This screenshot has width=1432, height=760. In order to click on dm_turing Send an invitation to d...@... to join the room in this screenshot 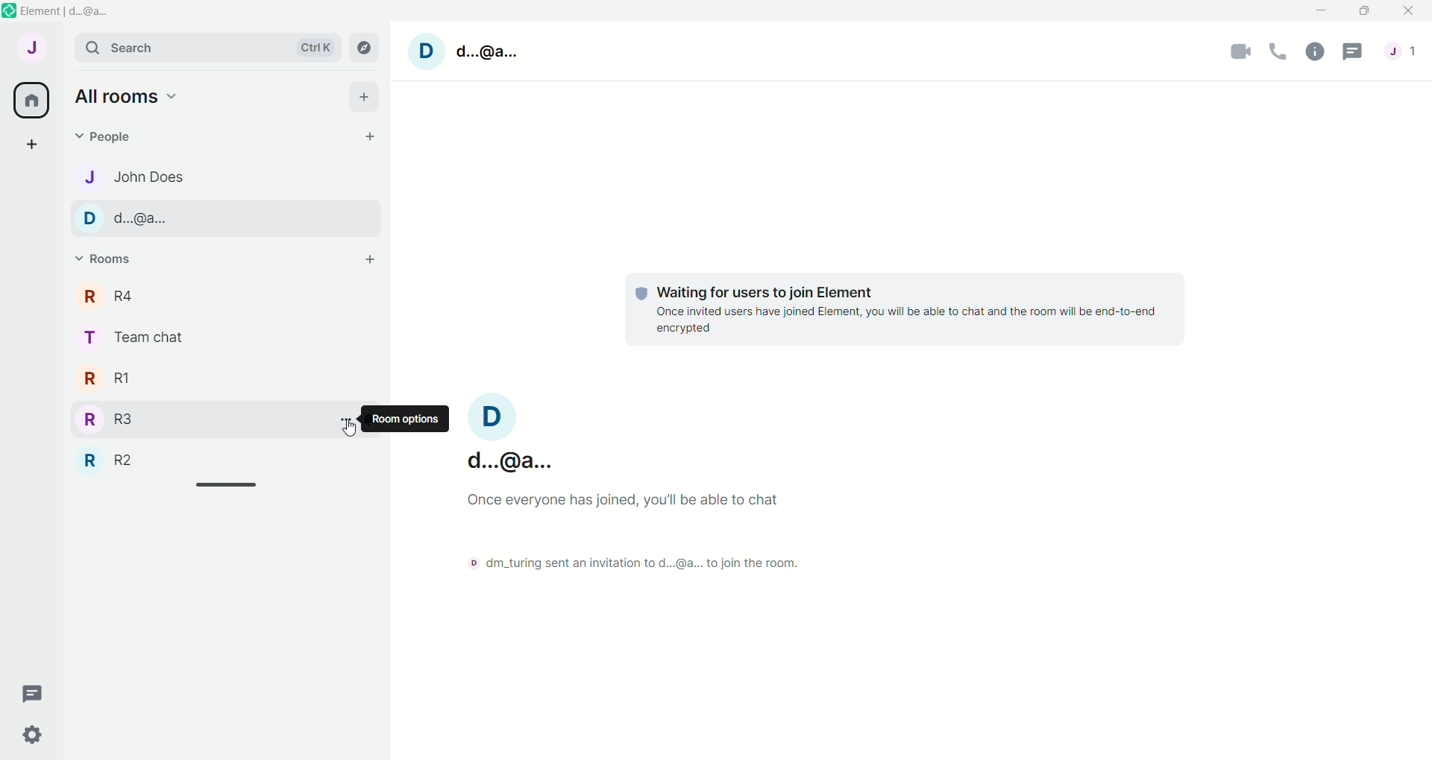, I will do `click(644, 563)`.